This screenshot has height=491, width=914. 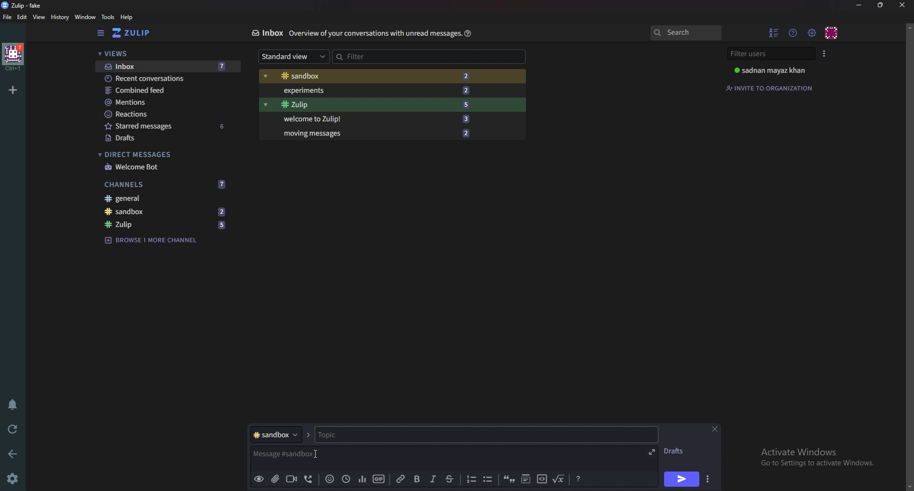 I want to click on Compose message, so click(x=288, y=454).